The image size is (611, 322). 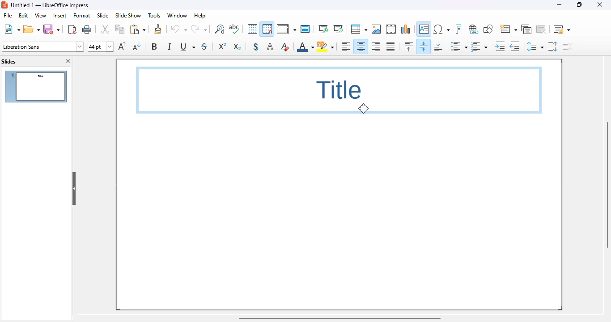 I want to click on insert hyperlink, so click(x=474, y=30).